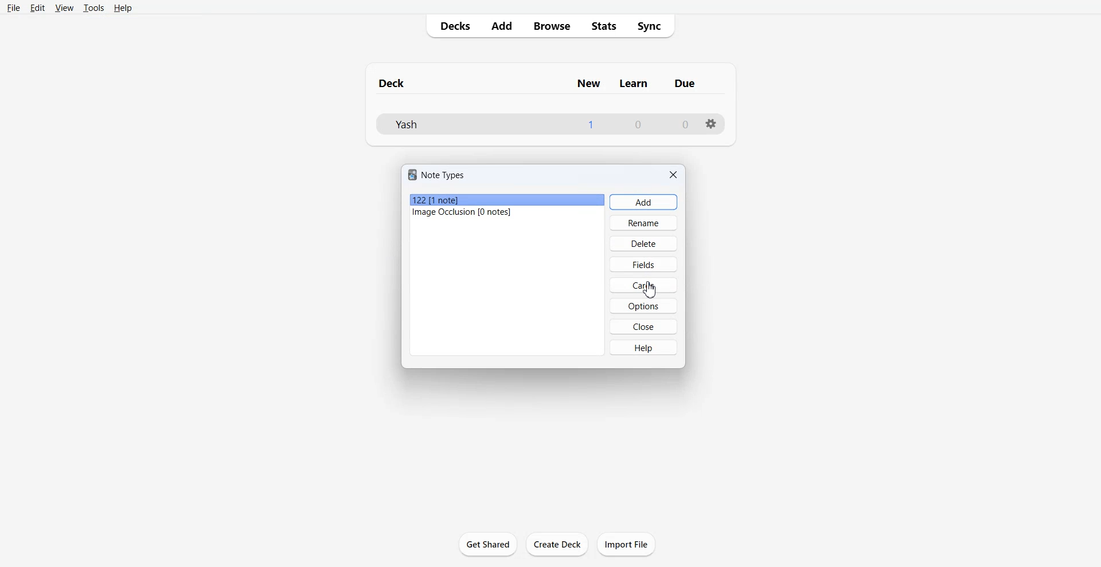 This screenshot has height=567, width=1101. What do you see at coordinates (64, 7) in the screenshot?
I see `View` at bounding box center [64, 7].